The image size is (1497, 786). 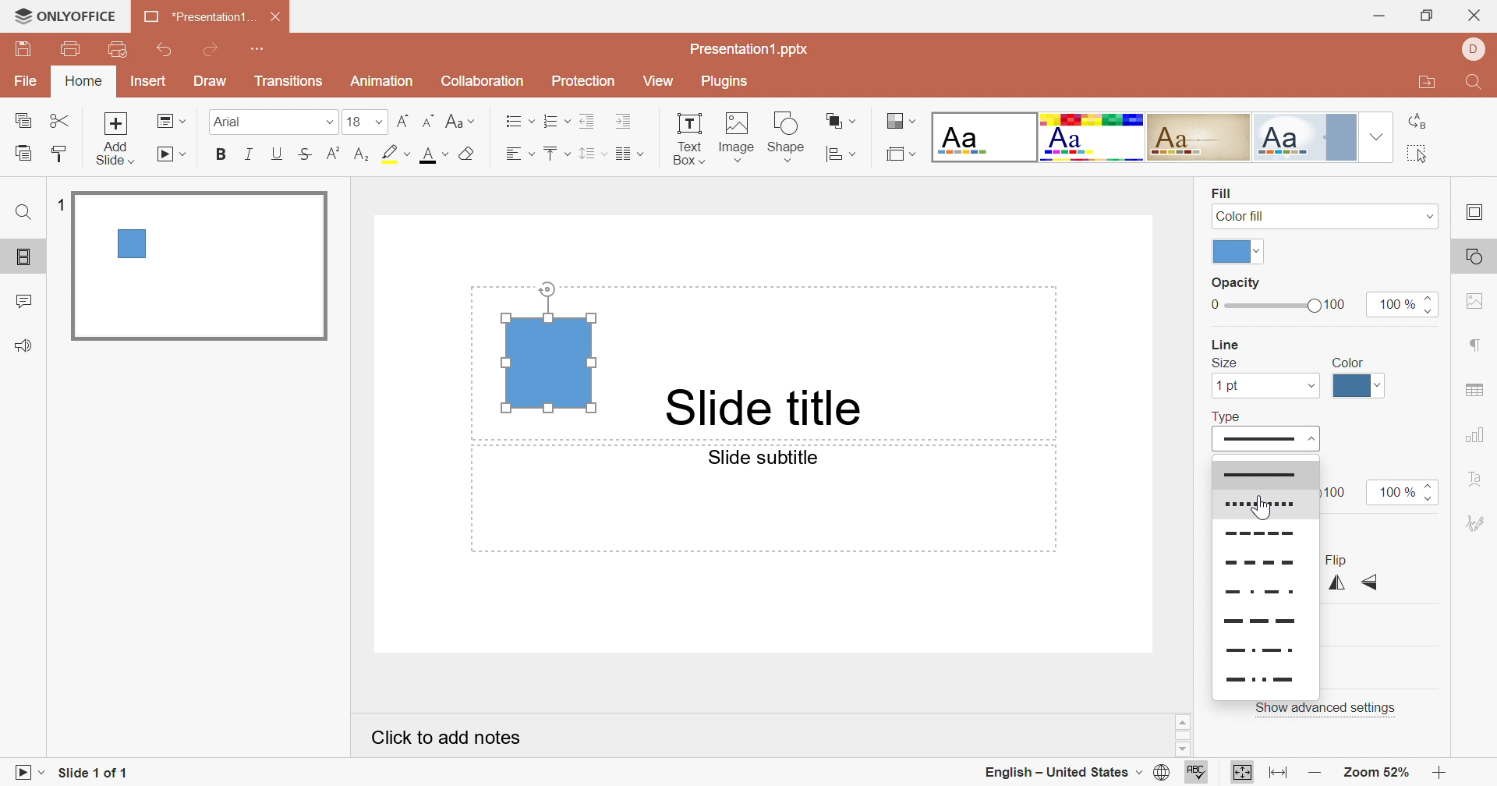 What do you see at coordinates (24, 154) in the screenshot?
I see `Copy Style` at bounding box center [24, 154].